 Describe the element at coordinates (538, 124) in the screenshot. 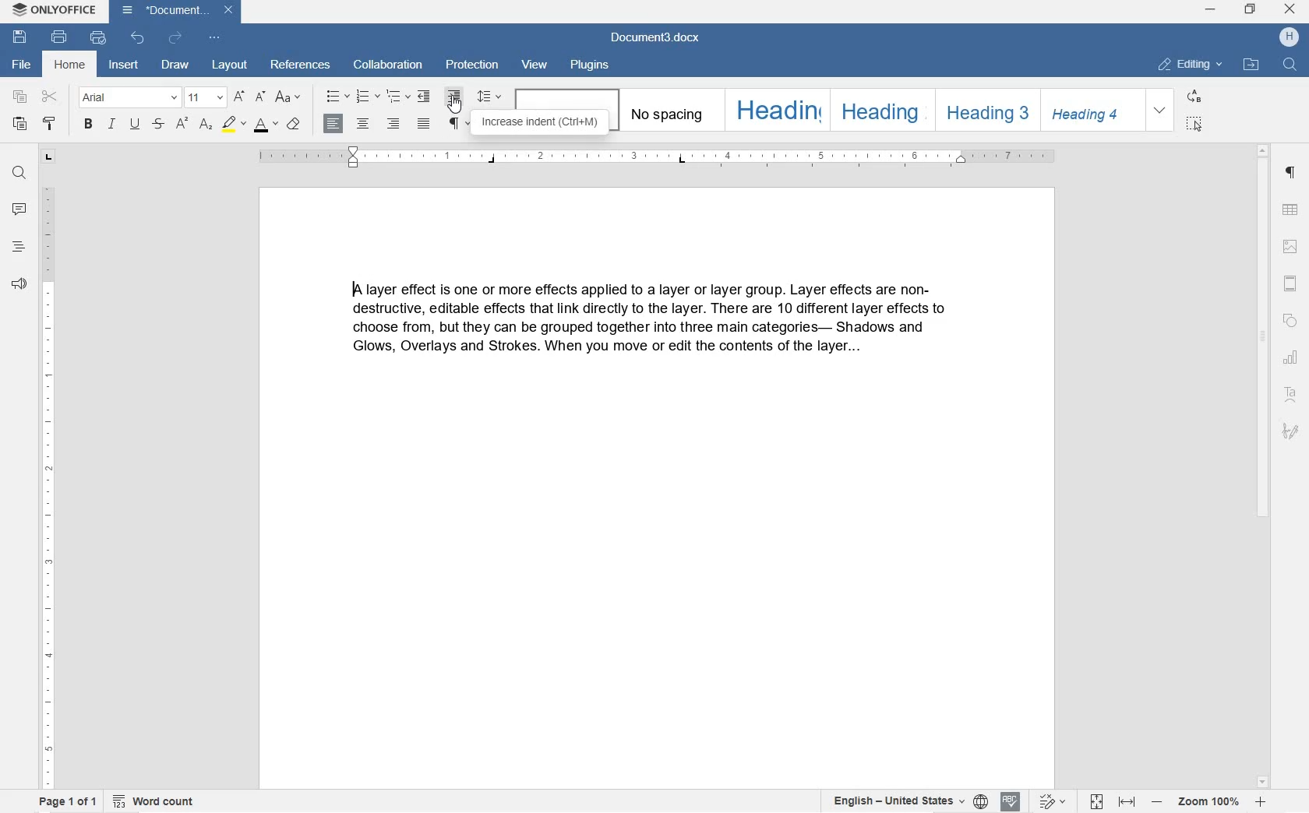

I see `INCREASE INDENT` at that location.